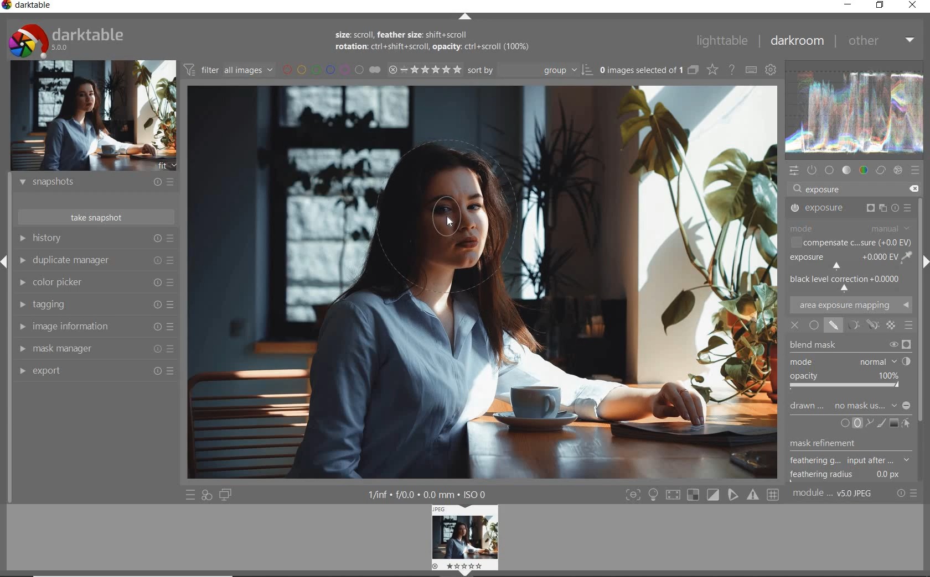 Image resolution: width=930 pixels, height=577 pixels. Describe the element at coordinates (850, 209) in the screenshot. I see `EXPOSURE` at that location.